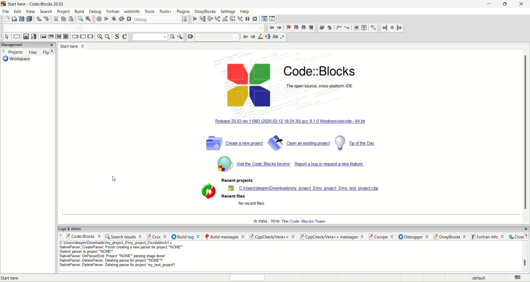 The image size is (530, 282). Describe the element at coordinates (293, 222) in the screenshot. I see `text` at that location.